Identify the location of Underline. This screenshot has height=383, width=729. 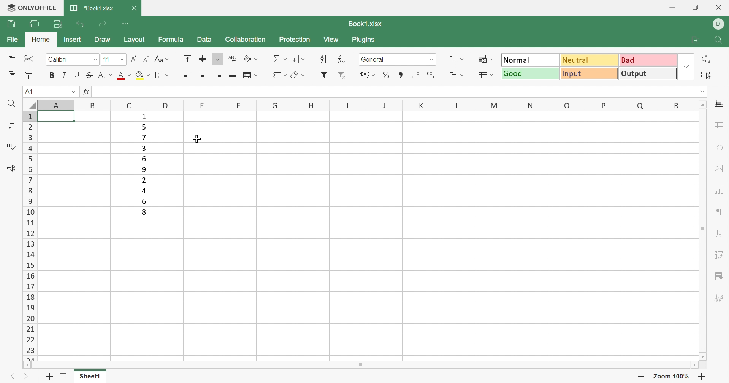
(78, 75).